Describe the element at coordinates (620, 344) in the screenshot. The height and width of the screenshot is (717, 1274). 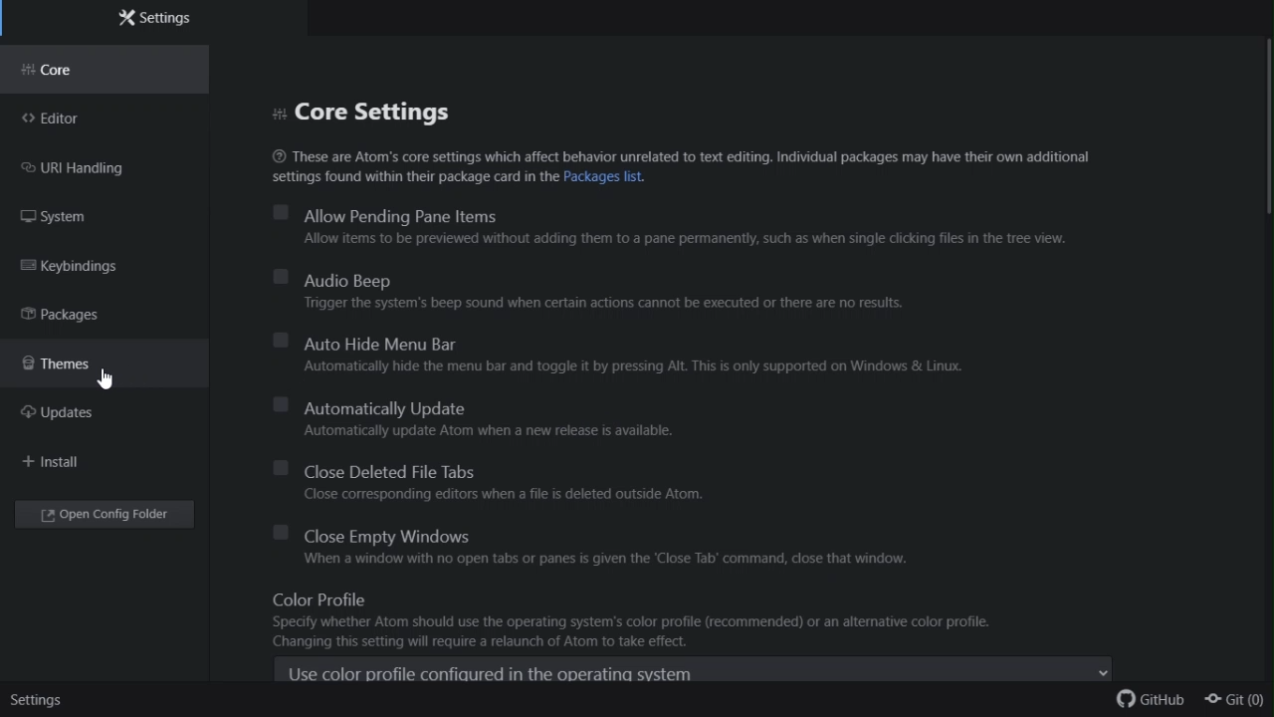
I see `auto Hide menu bar` at that location.